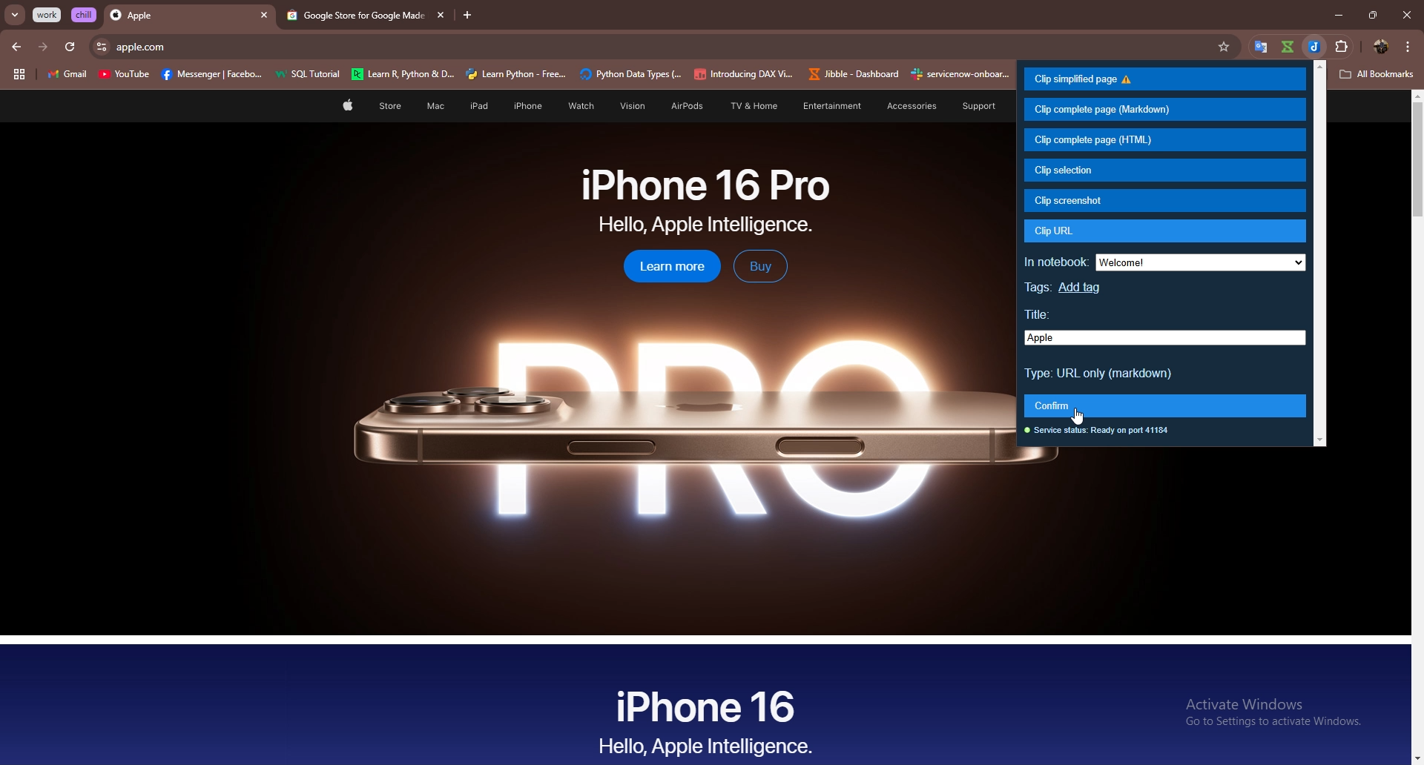 Image resolution: width=1424 pixels, height=765 pixels. I want to click on @ Google Store for Google Mad, so click(352, 16).